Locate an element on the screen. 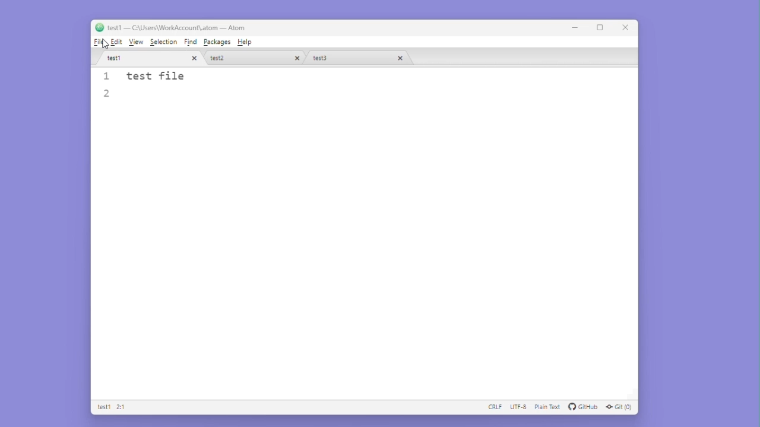  2:1 is located at coordinates (123, 407).